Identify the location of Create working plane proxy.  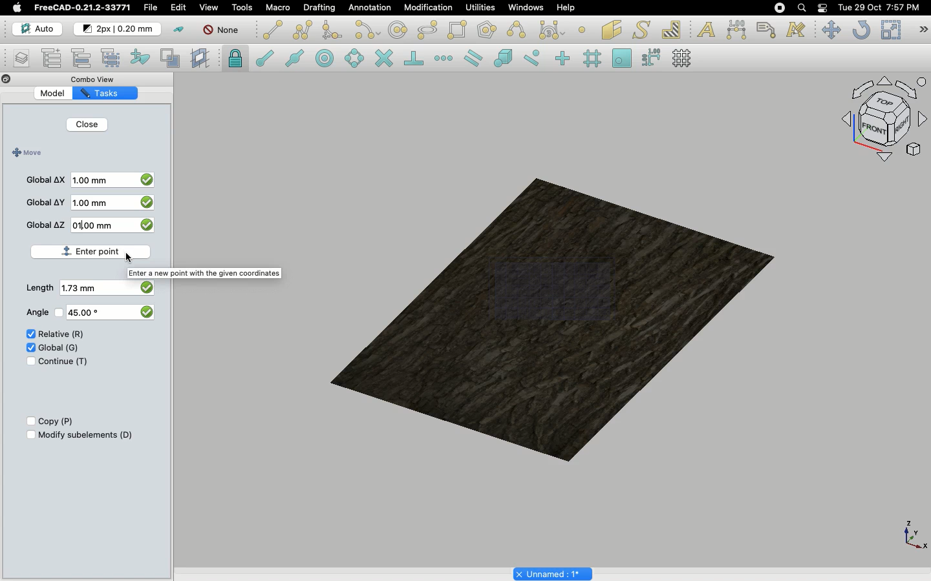
(173, 59).